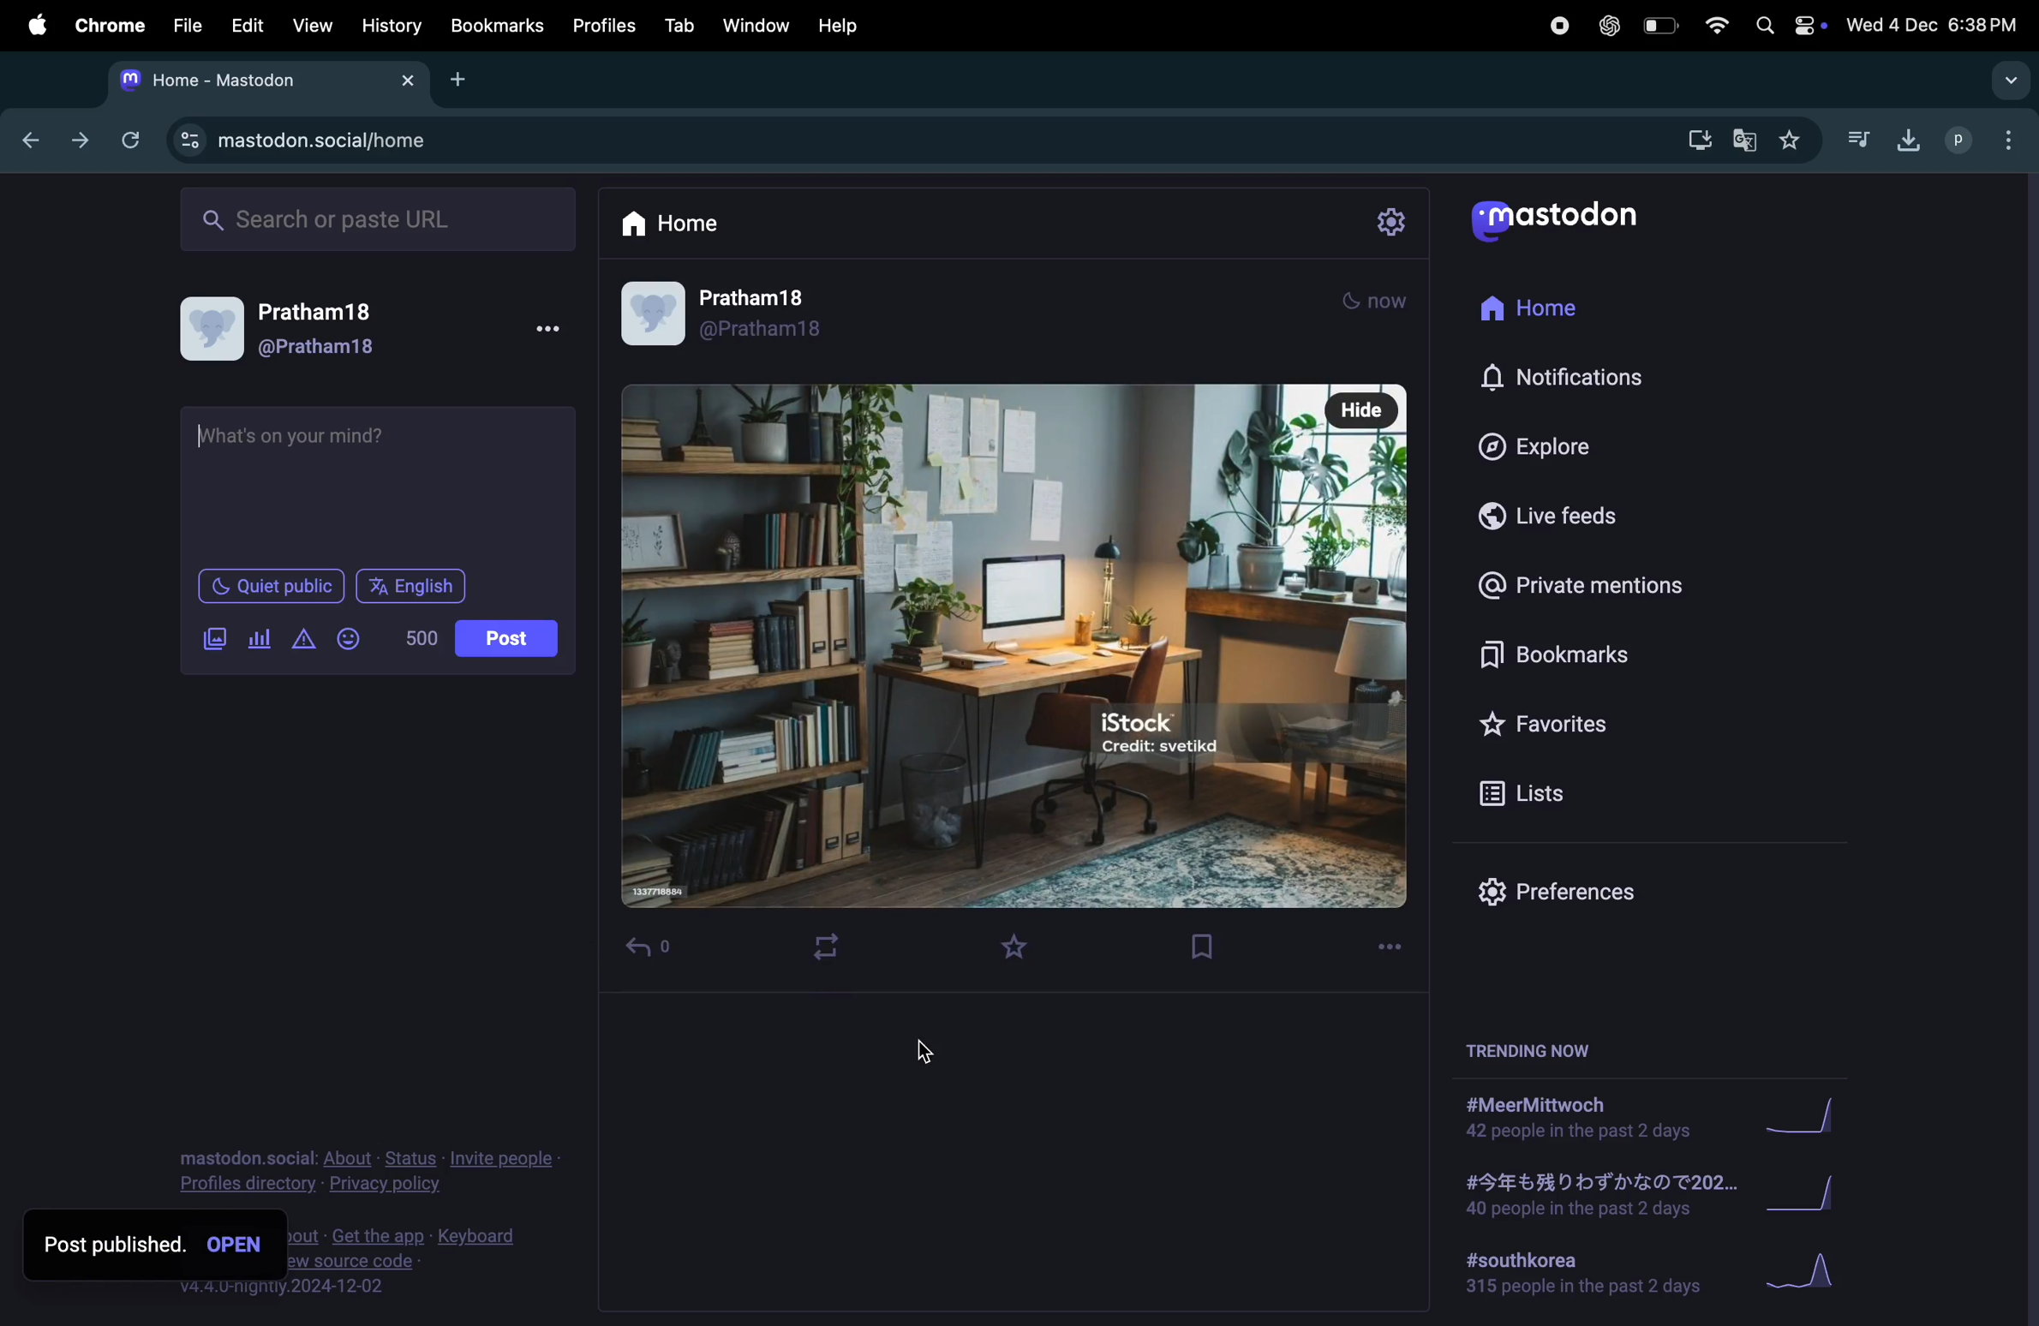  Describe the element at coordinates (162, 1242) in the screenshot. I see `post published` at that location.